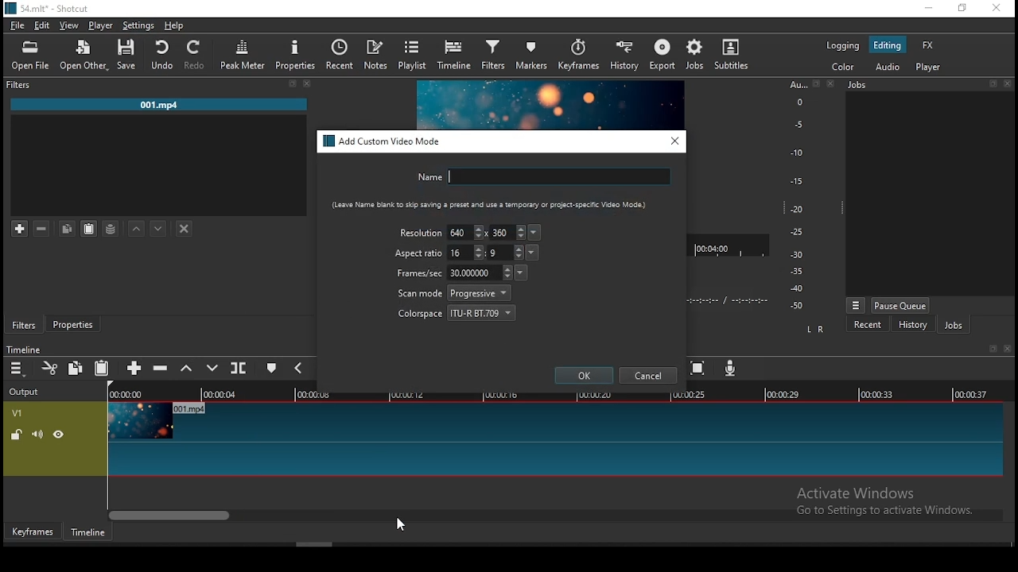  I want to click on cancel, so click(648, 376).